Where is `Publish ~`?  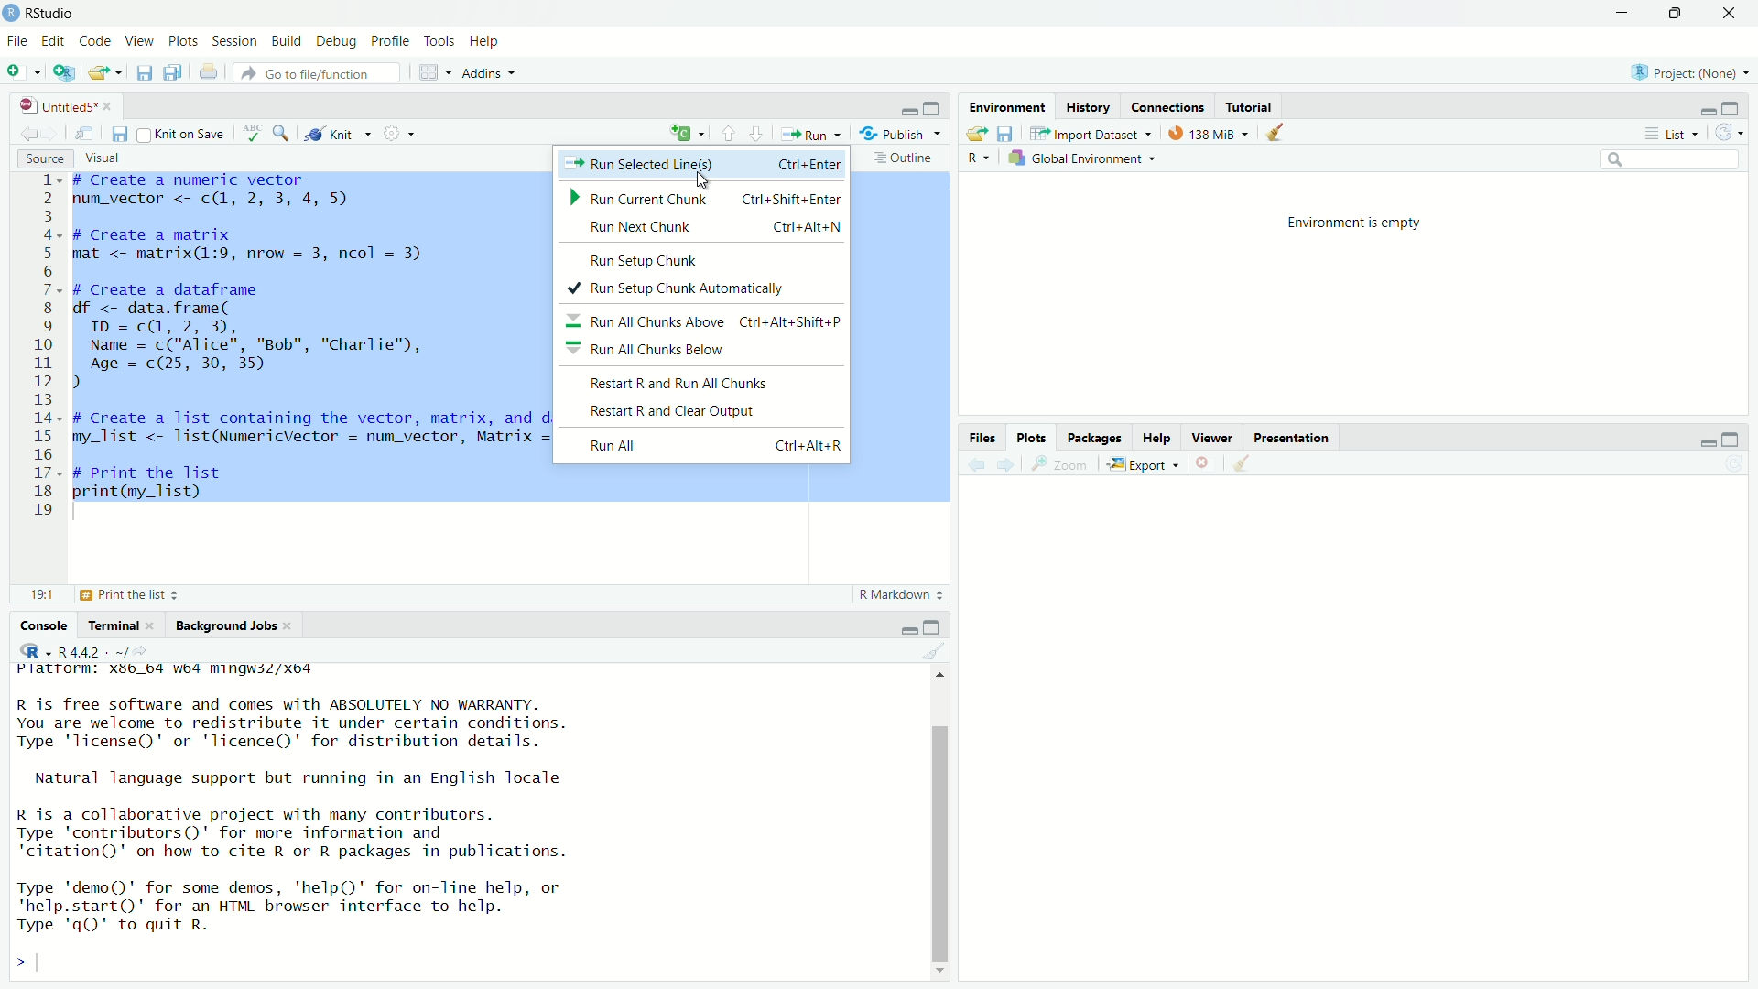 Publish ~ is located at coordinates (902, 134).